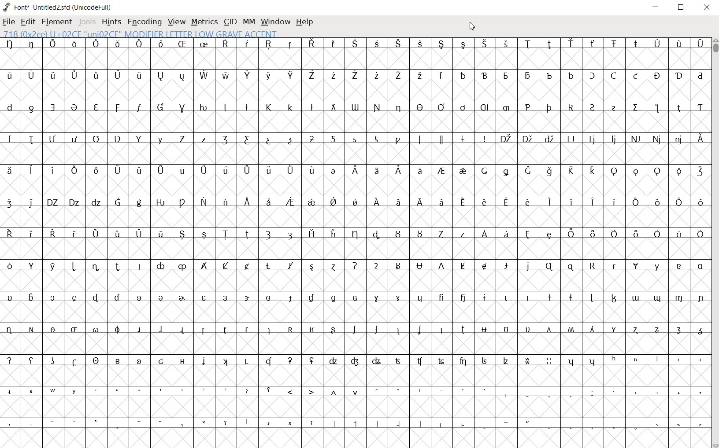 The image size is (719, 448). Describe the element at coordinates (715, 243) in the screenshot. I see `scrollbar` at that location.